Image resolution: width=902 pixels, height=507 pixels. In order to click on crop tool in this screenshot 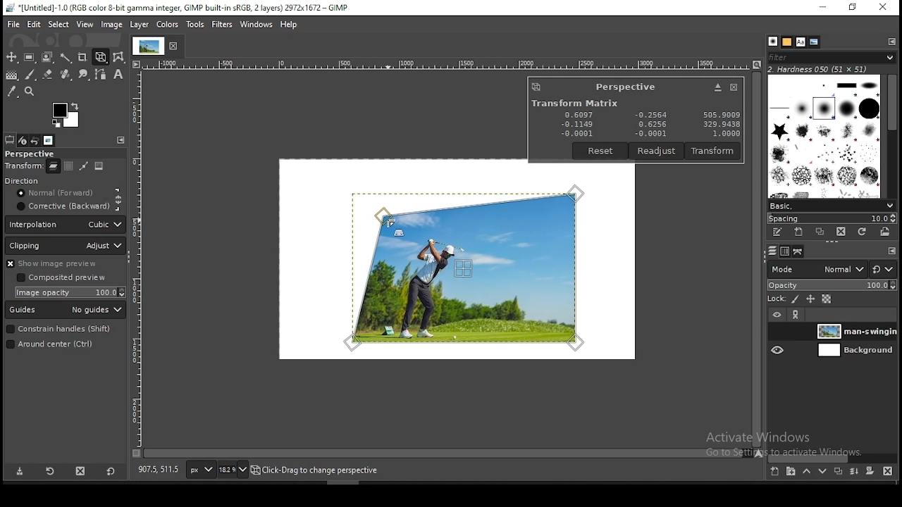, I will do `click(84, 57)`.